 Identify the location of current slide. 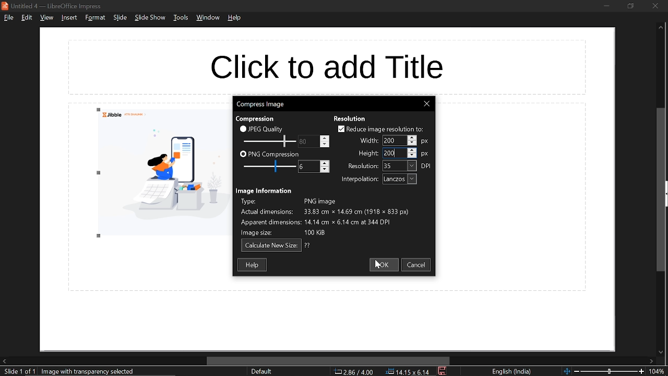
(18, 372).